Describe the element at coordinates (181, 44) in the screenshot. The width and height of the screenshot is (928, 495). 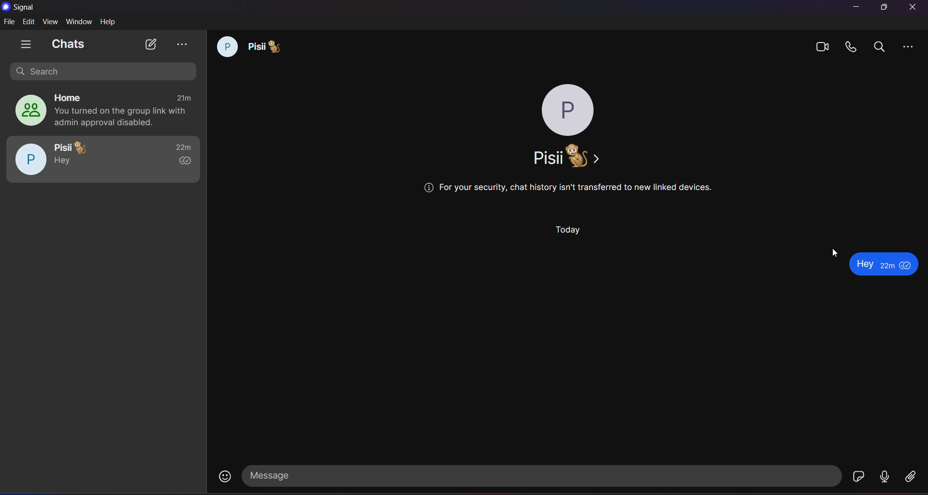
I see `view archieve` at that location.